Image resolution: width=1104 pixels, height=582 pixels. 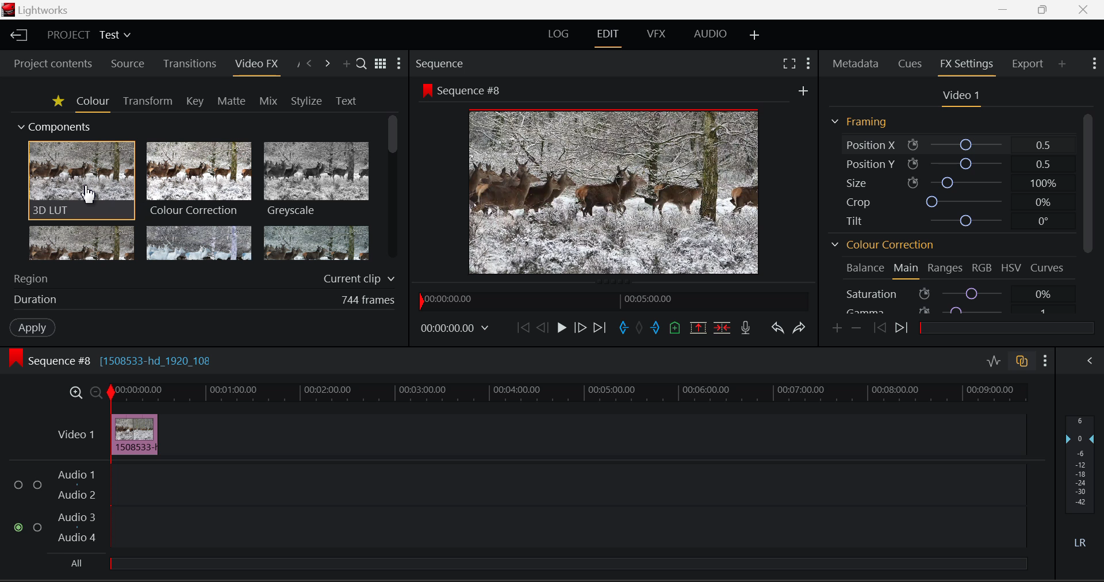 I want to click on Position X, so click(x=956, y=145).